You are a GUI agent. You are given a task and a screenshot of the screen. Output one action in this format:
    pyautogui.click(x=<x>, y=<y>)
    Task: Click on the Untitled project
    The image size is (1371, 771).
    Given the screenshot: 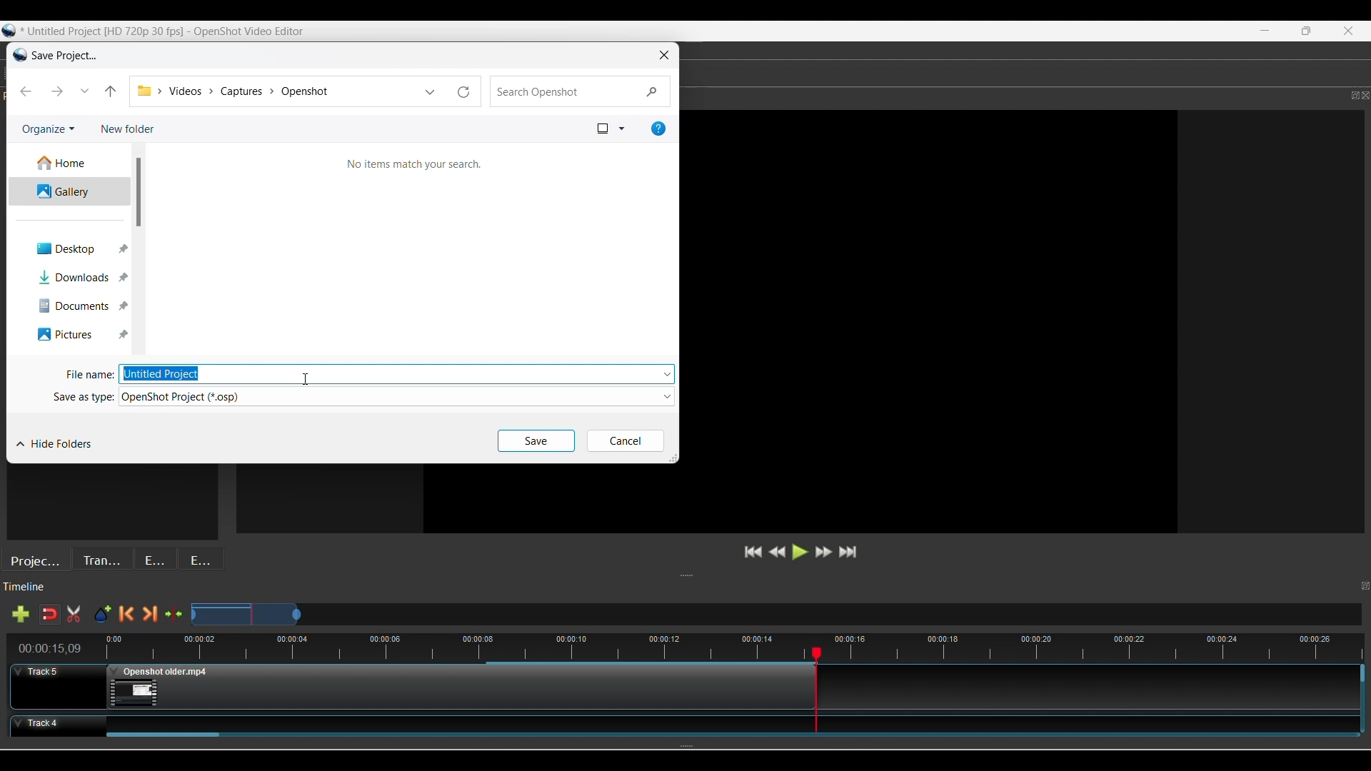 What is the action you would take?
    pyautogui.click(x=169, y=30)
    